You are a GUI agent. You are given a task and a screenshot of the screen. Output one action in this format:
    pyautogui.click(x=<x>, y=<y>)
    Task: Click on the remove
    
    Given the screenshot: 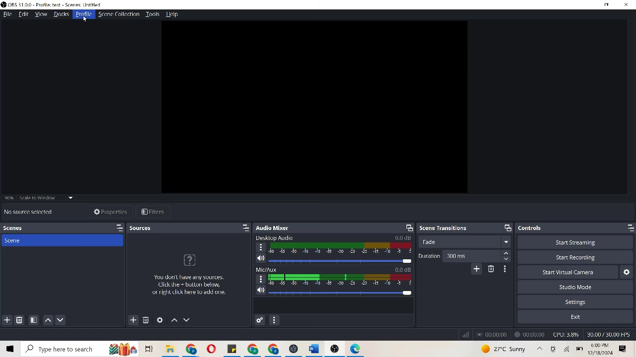 What is the action you would take?
    pyautogui.click(x=493, y=270)
    